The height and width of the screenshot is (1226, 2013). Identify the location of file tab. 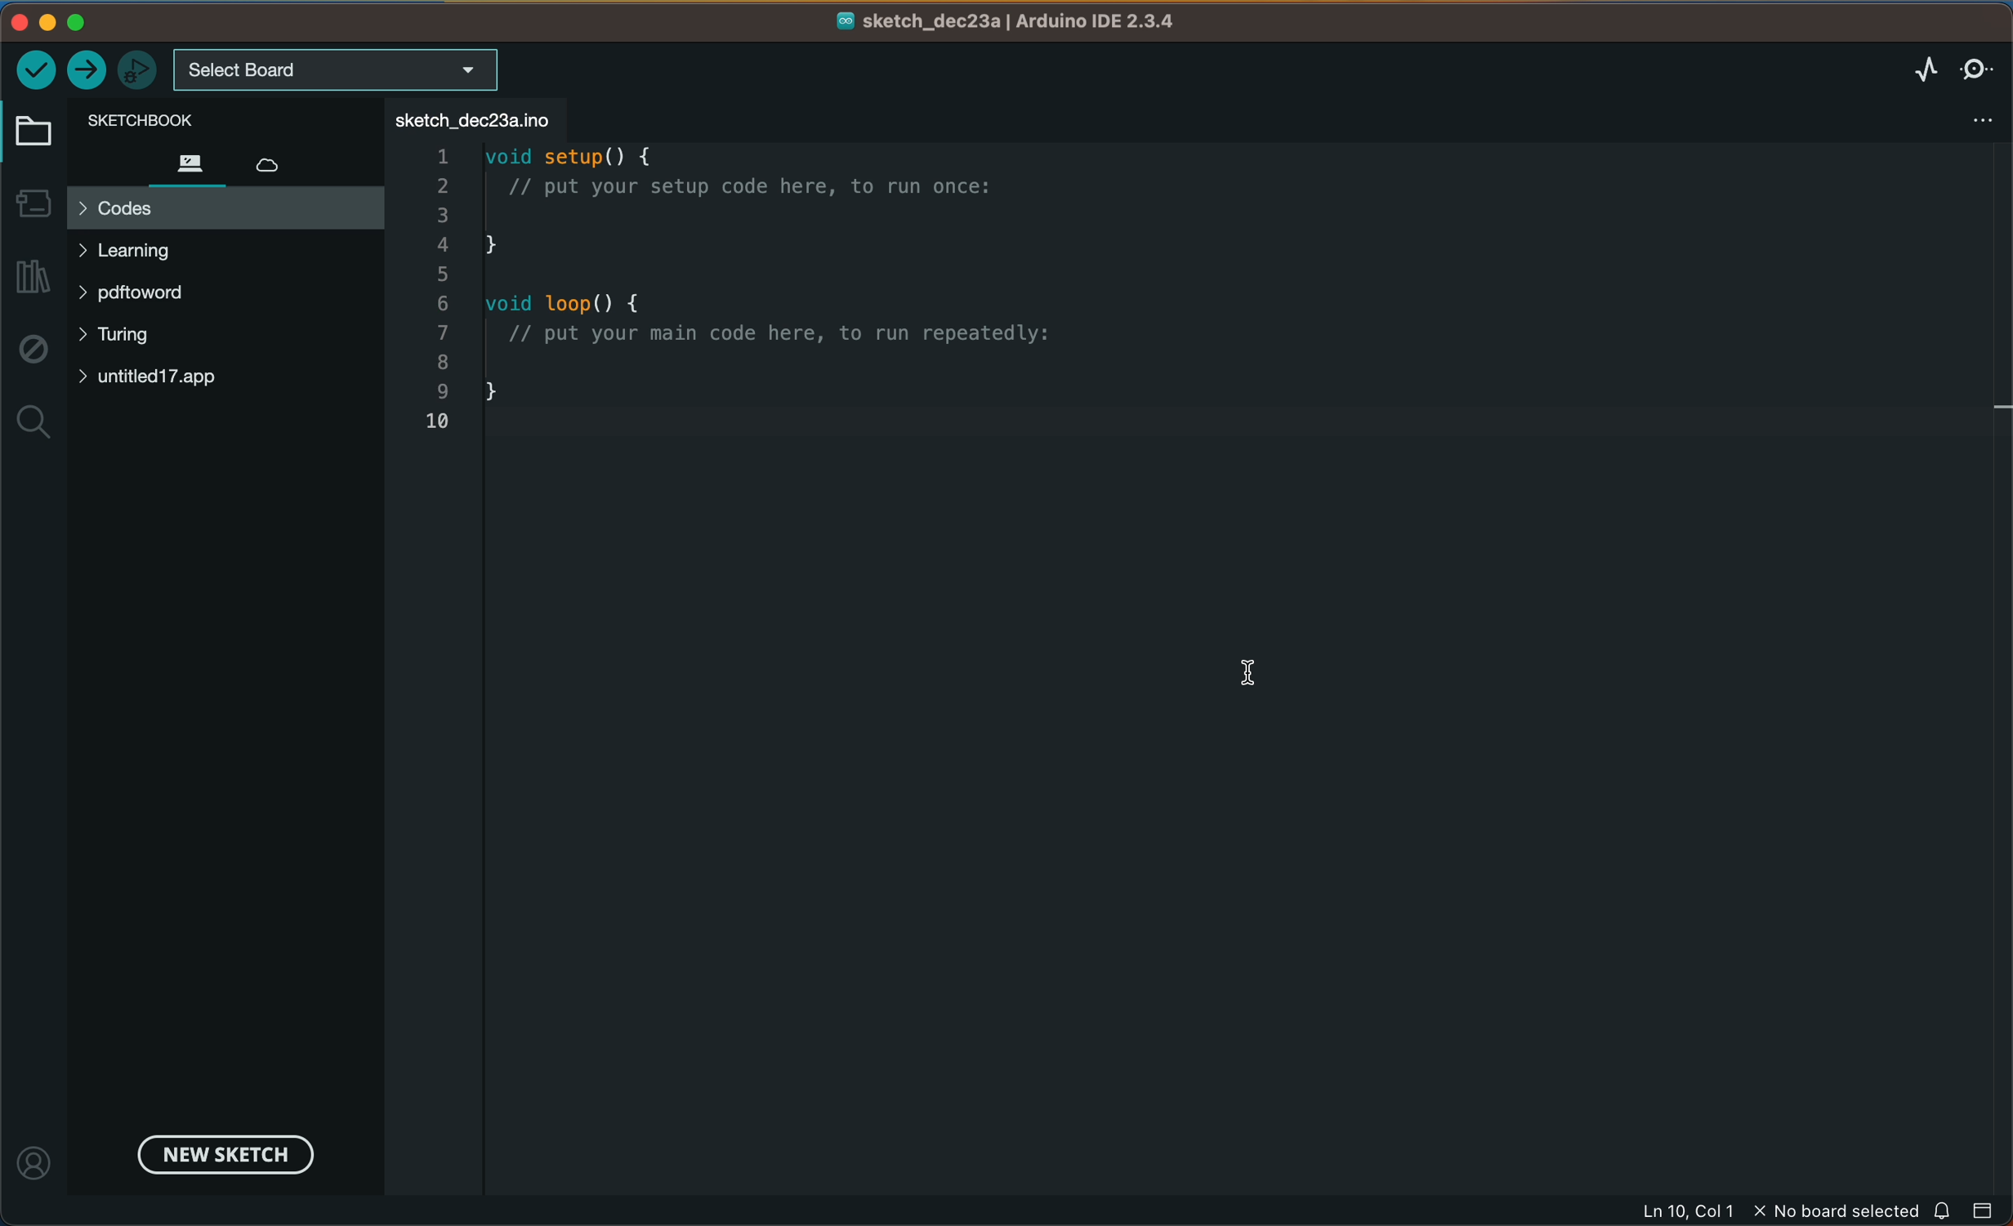
(476, 122).